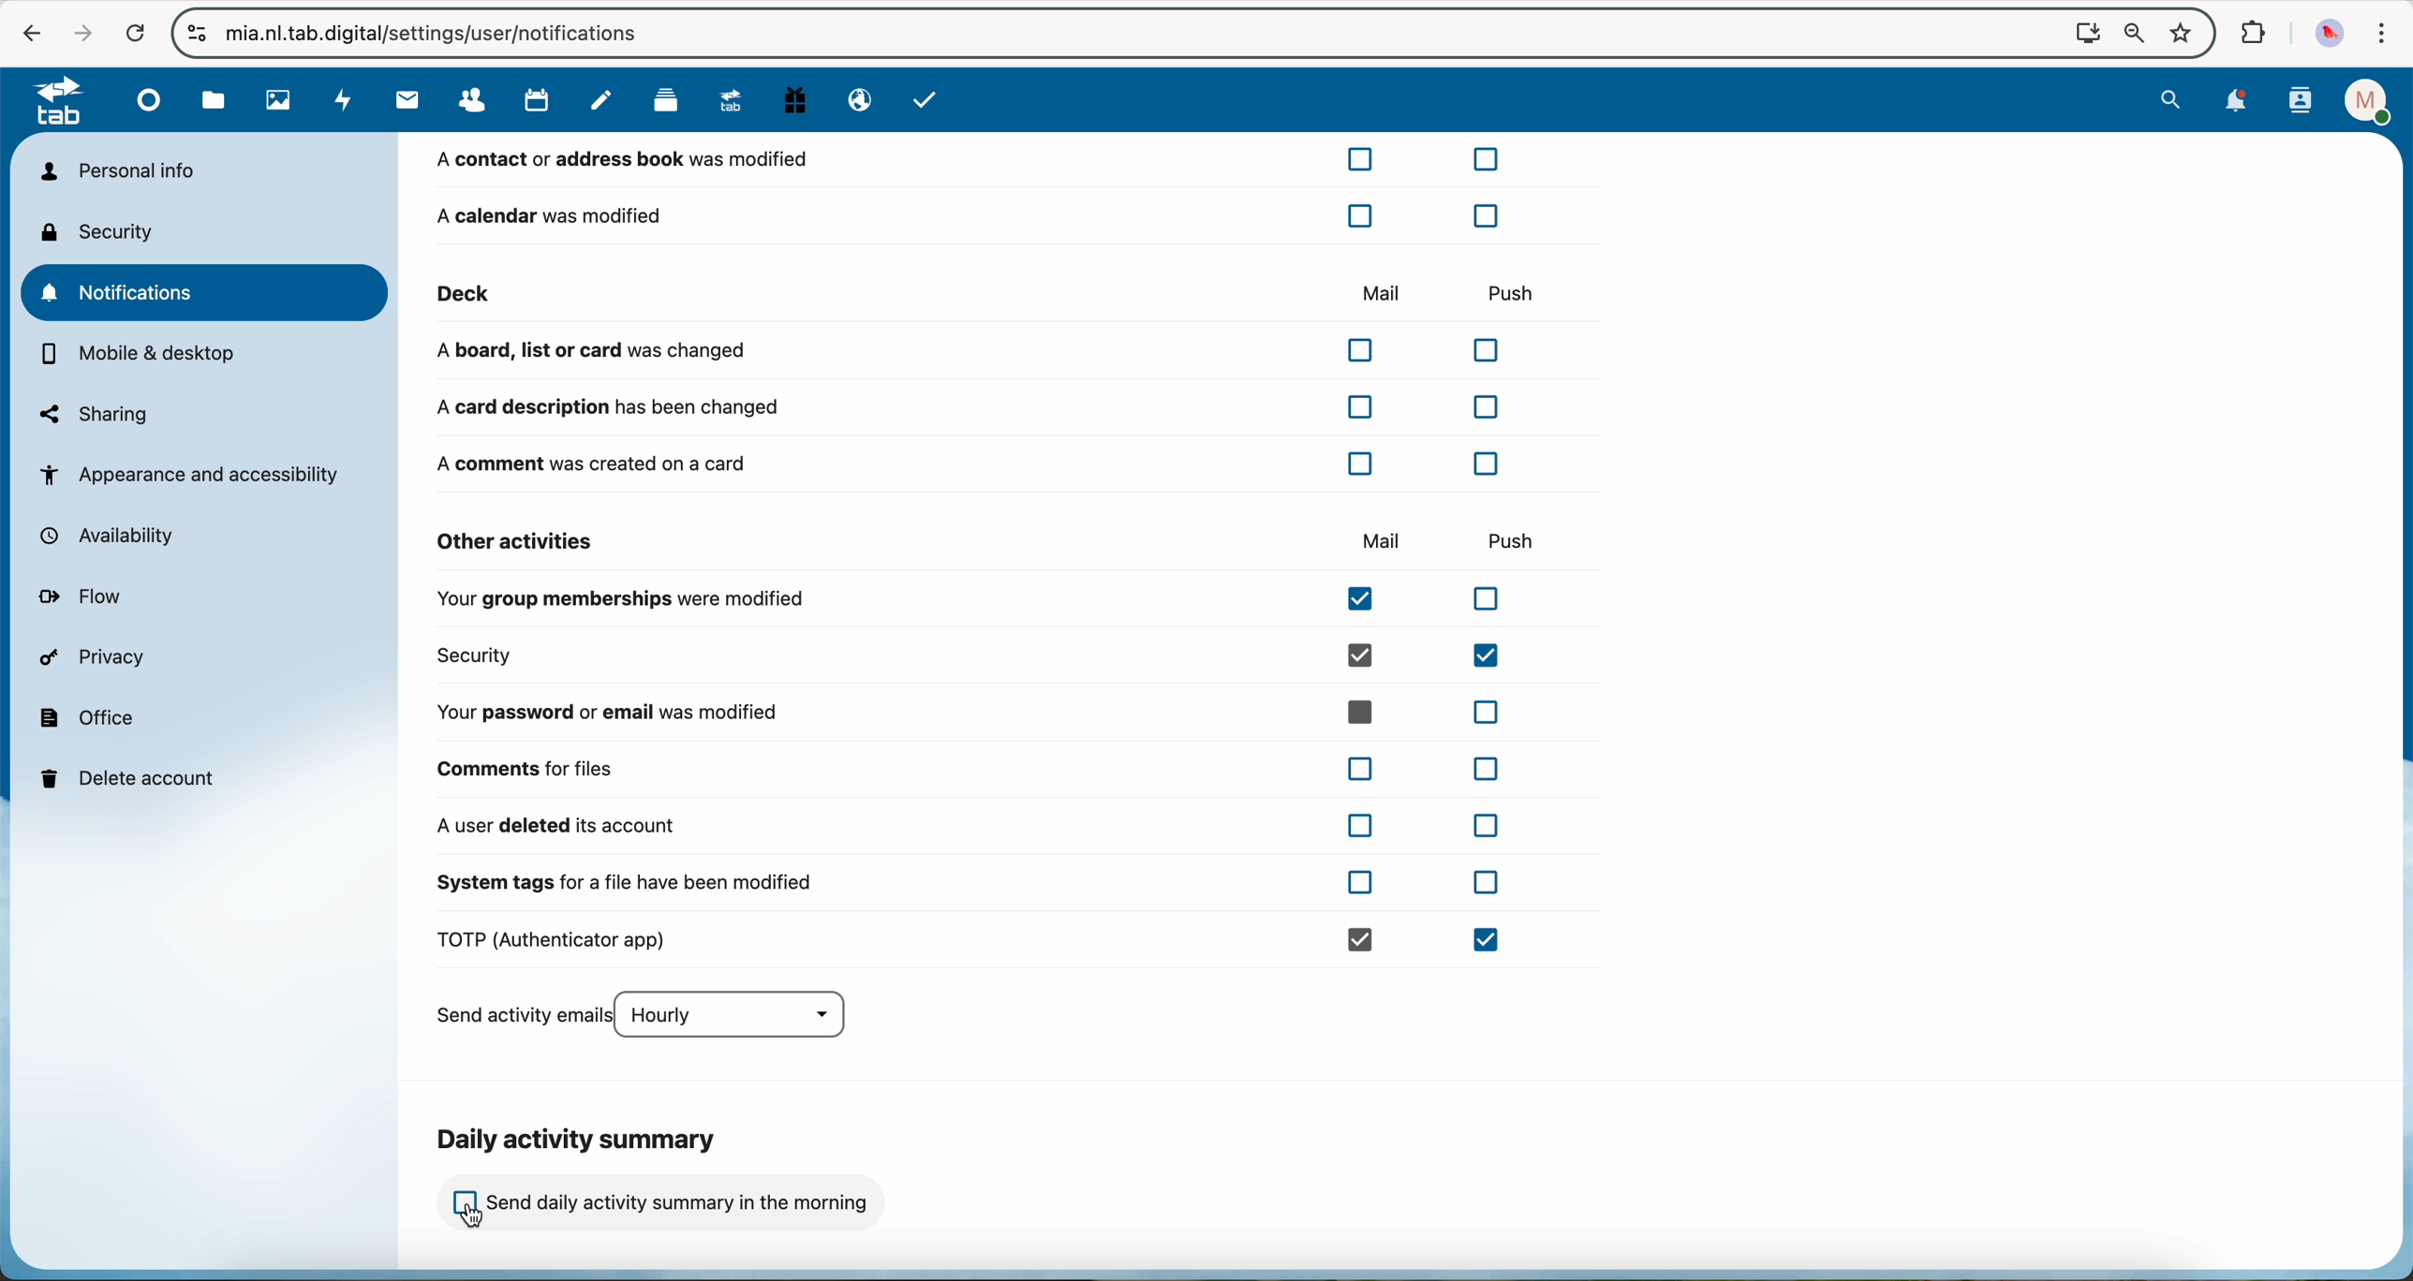 This screenshot has width=2413, height=1281. Describe the element at coordinates (151, 107) in the screenshot. I see `dashboard` at that location.